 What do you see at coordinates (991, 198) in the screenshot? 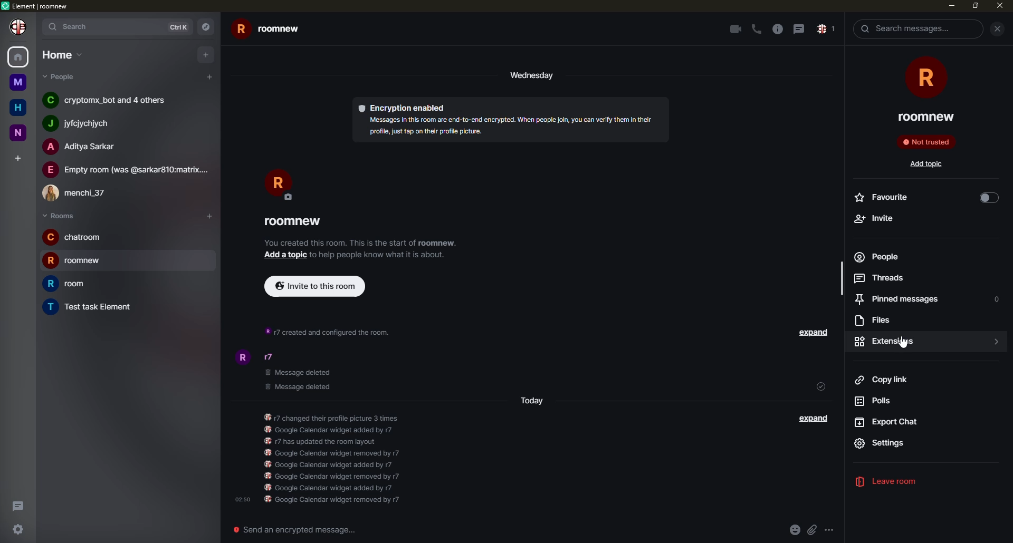
I see `toggle on/off` at bounding box center [991, 198].